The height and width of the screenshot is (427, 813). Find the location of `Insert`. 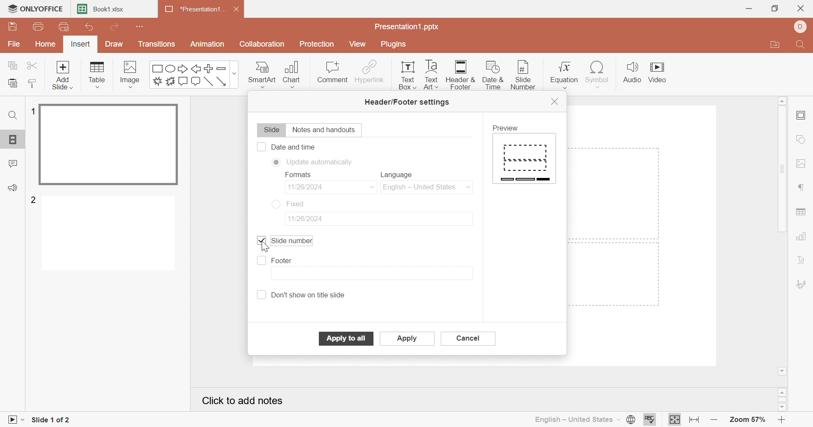

Insert is located at coordinates (80, 45).